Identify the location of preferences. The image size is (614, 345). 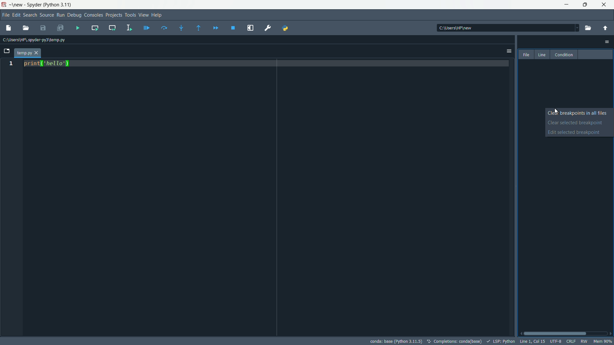
(268, 28).